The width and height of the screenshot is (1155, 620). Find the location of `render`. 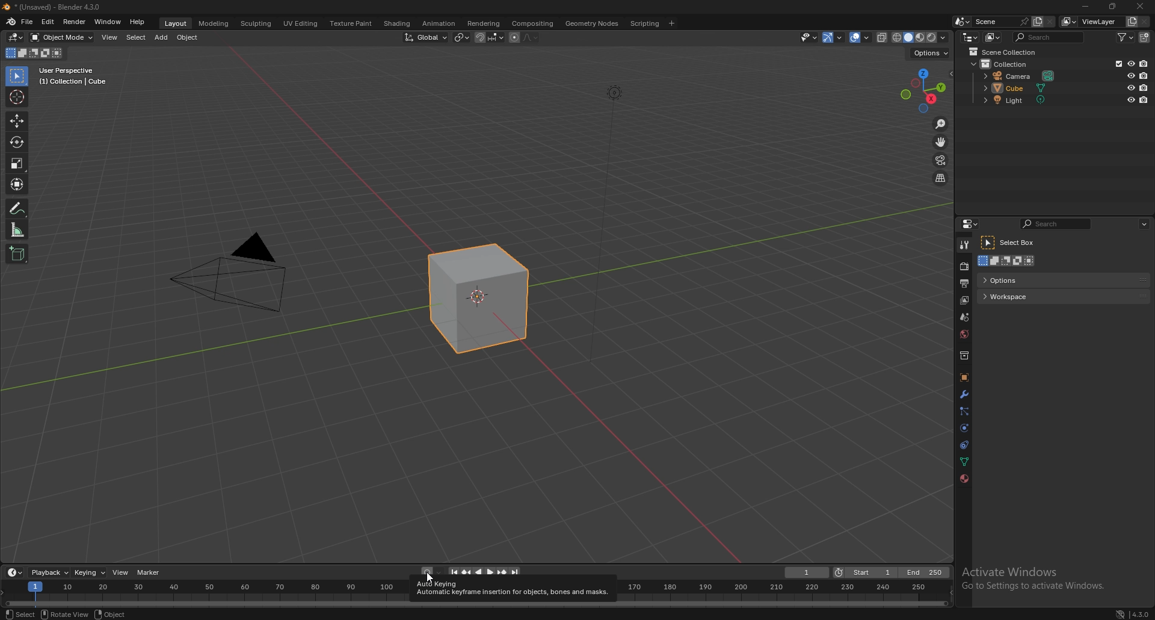

render is located at coordinates (965, 266).